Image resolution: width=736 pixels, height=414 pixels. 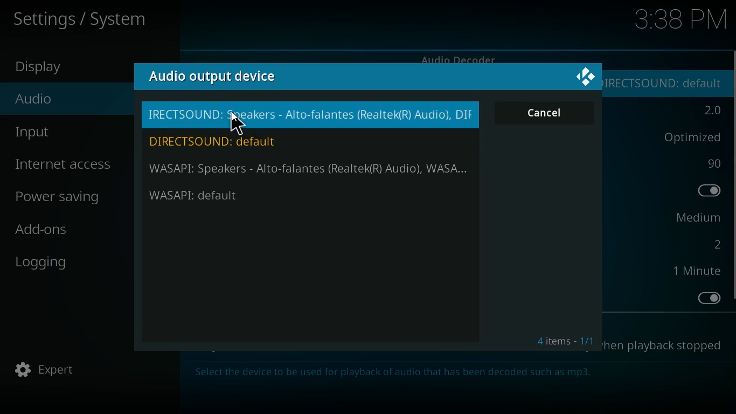 I want to click on cursor, so click(x=238, y=124).